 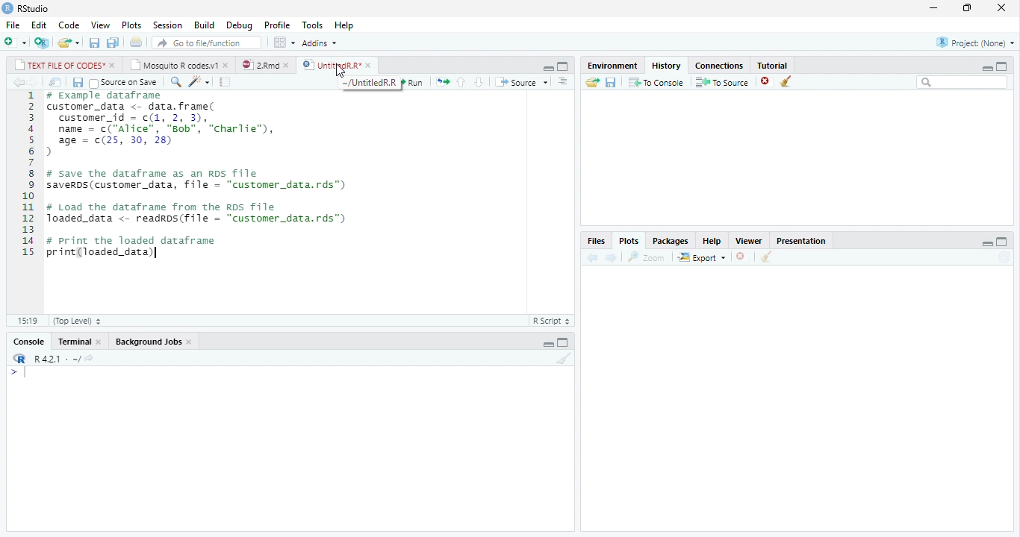 What do you see at coordinates (135, 42) in the screenshot?
I see `print` at bounding box center [135, 42].